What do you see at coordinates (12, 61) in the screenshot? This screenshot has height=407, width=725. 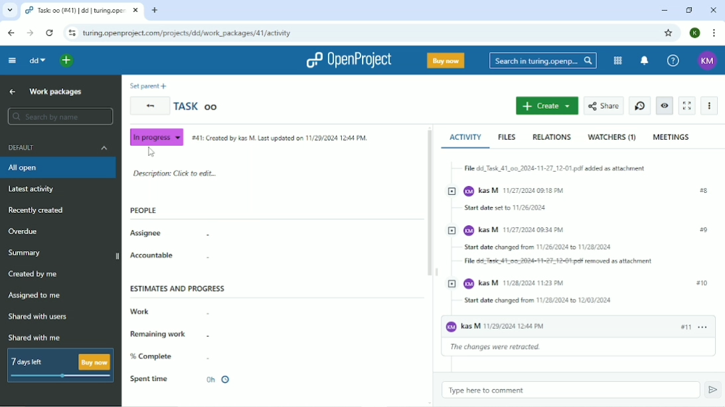 I see `Collapse project menu` at bounding box center [12, 61].